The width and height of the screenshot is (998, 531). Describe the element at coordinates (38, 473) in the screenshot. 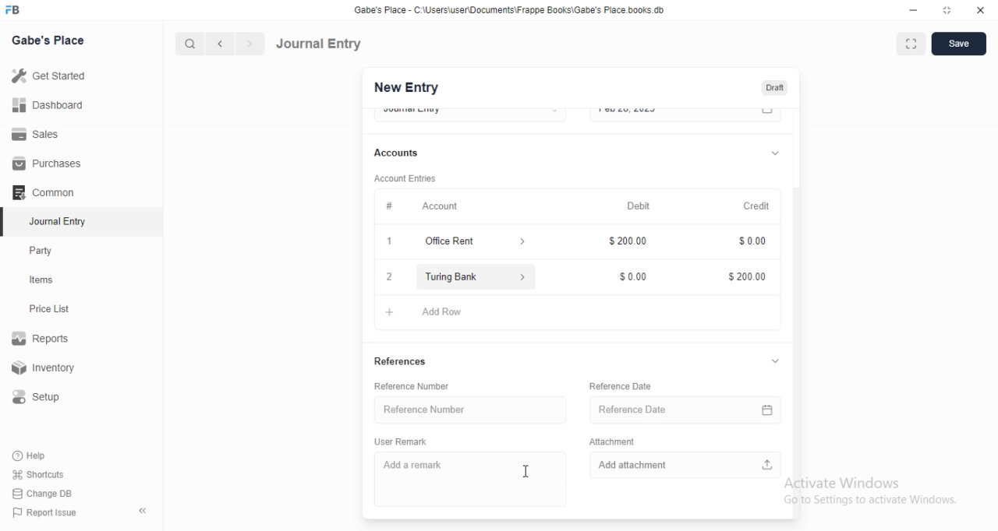

I see `Shortcuts` at that location.